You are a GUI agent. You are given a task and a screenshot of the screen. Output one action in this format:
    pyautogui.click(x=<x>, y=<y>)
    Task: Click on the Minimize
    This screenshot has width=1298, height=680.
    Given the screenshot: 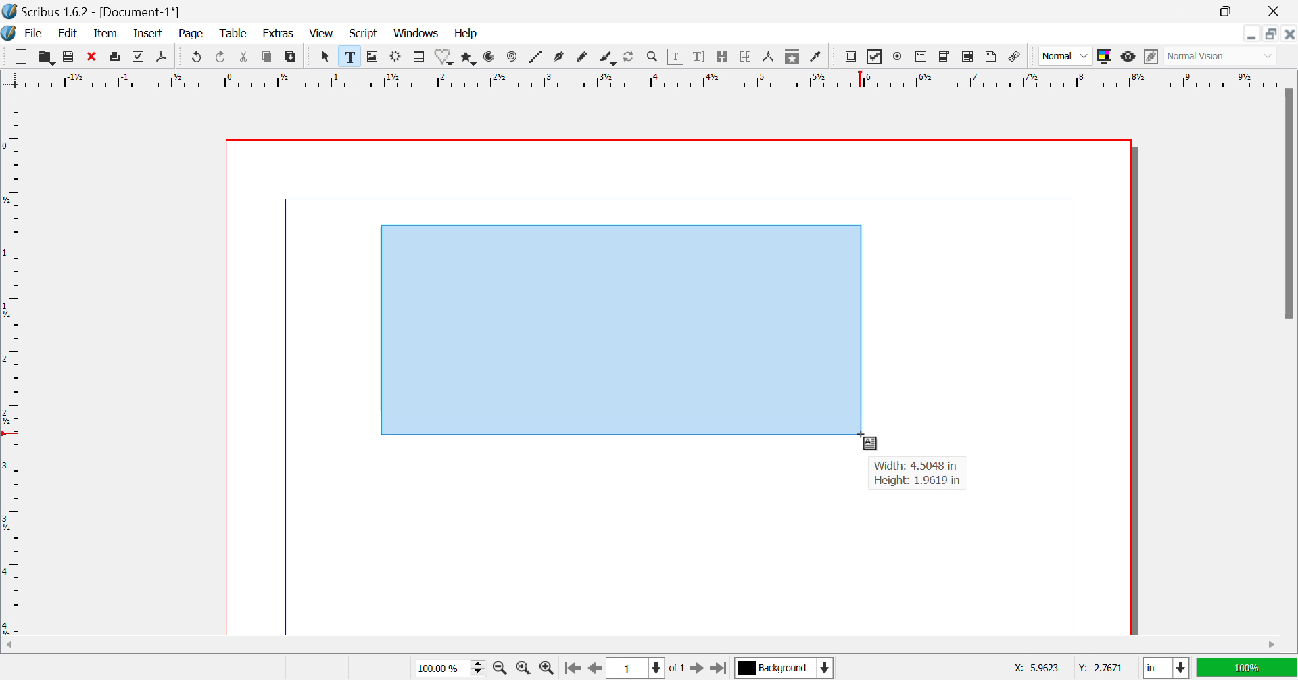 What is the action you would take?
    pyautogui.click(x=1226, y=10)
    